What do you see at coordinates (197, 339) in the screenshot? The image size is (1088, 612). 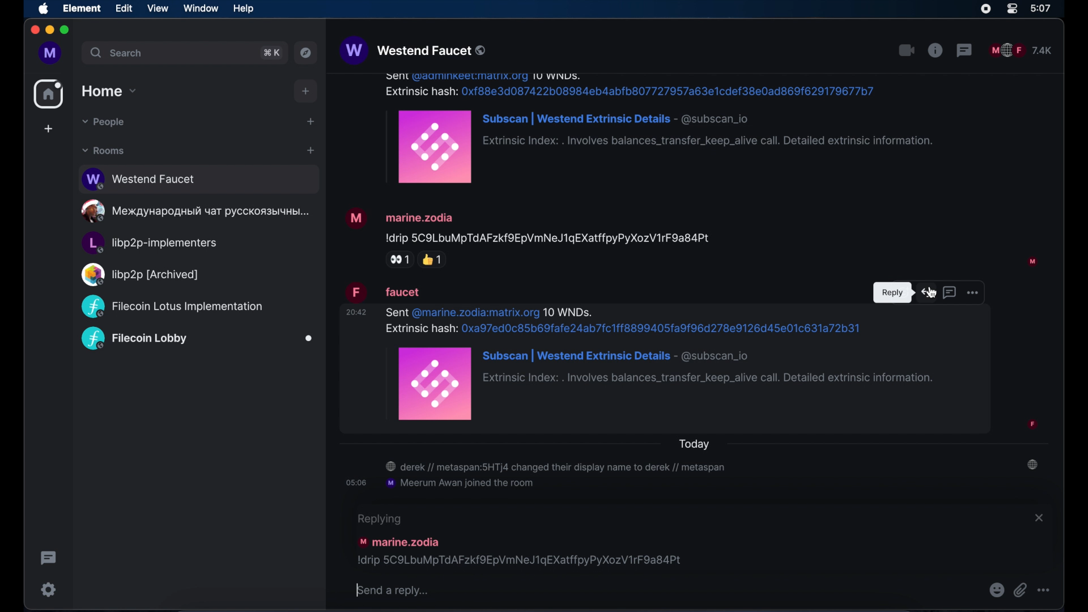 I see `public room` at bounding box center [197, 339].